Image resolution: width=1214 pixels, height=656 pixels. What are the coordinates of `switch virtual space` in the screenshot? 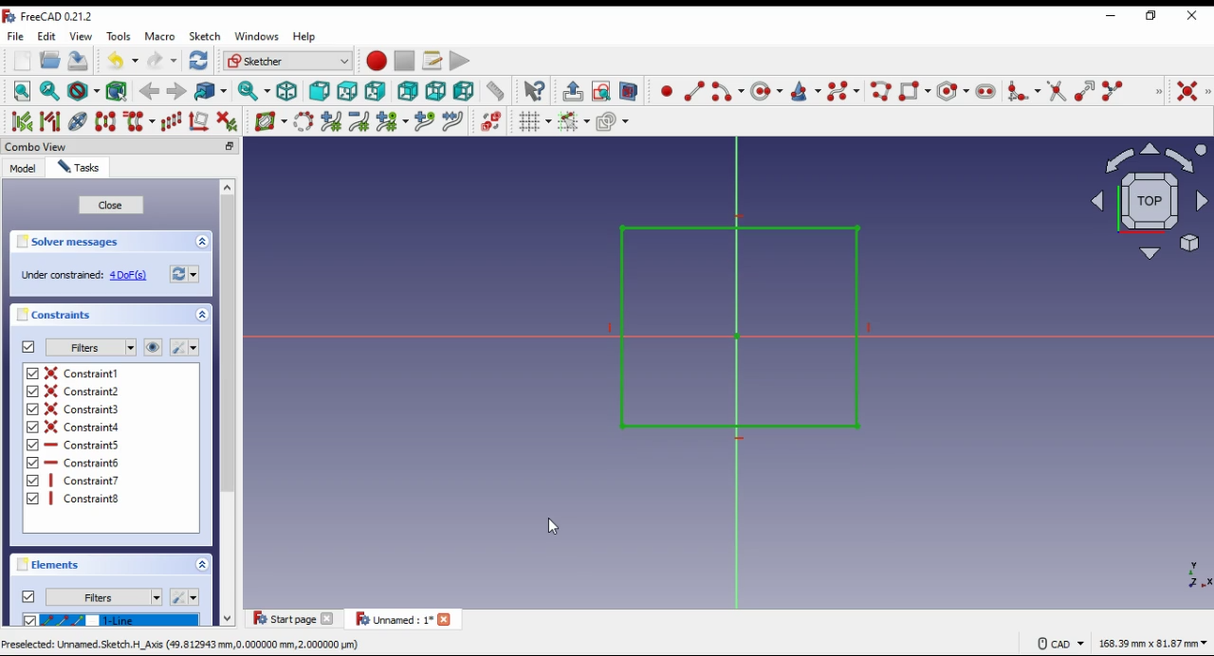 It's located at (490, 121).